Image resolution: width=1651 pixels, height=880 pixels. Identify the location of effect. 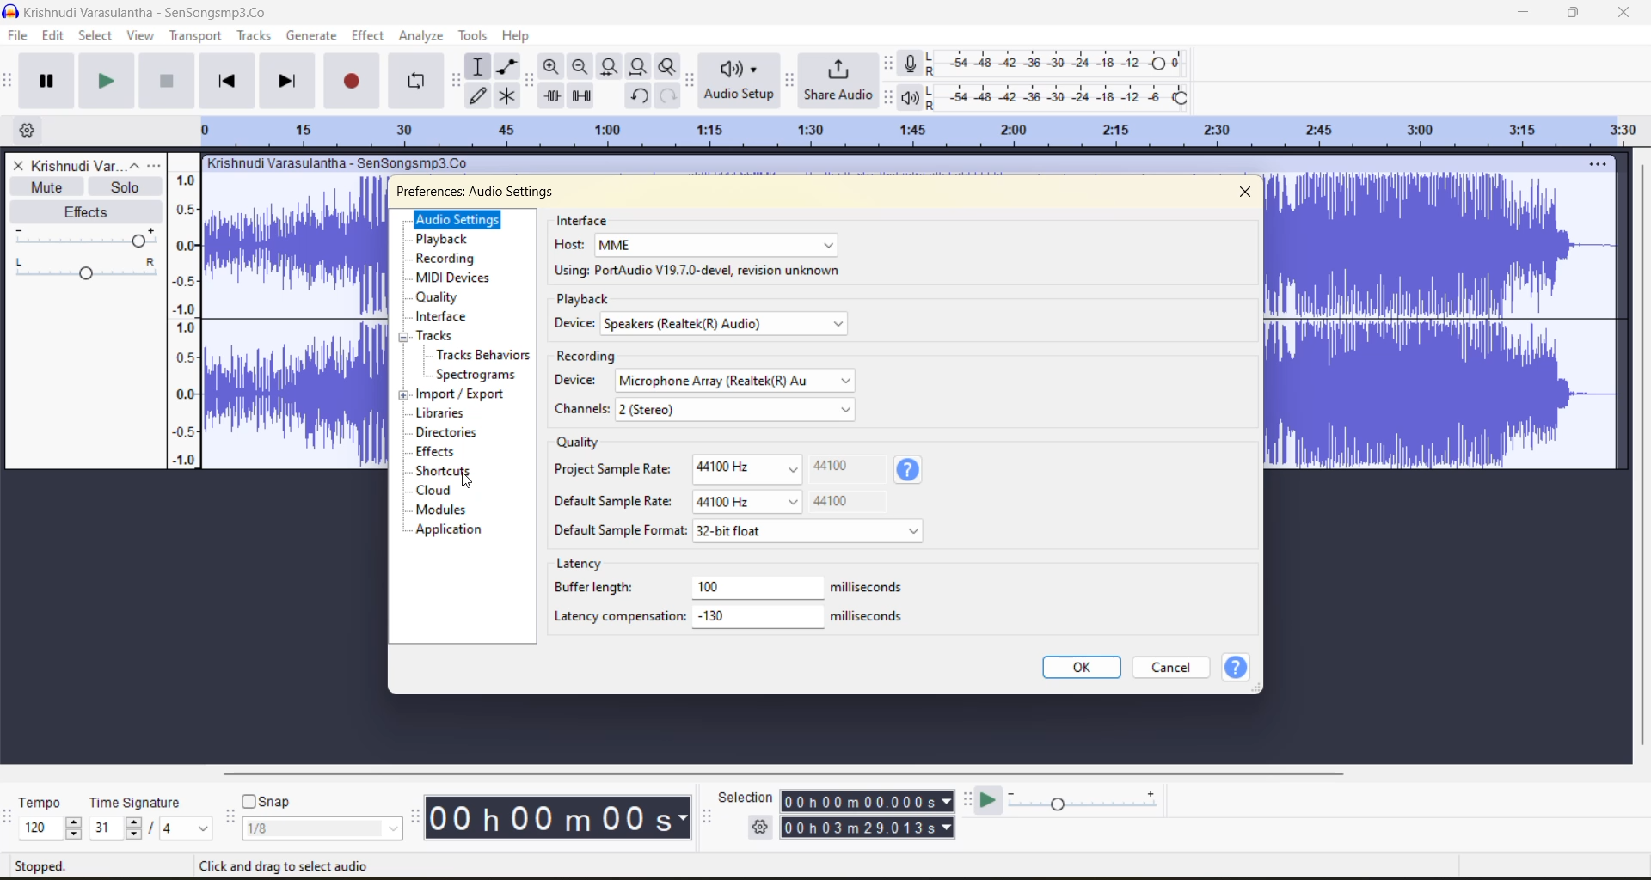
(369, 36).